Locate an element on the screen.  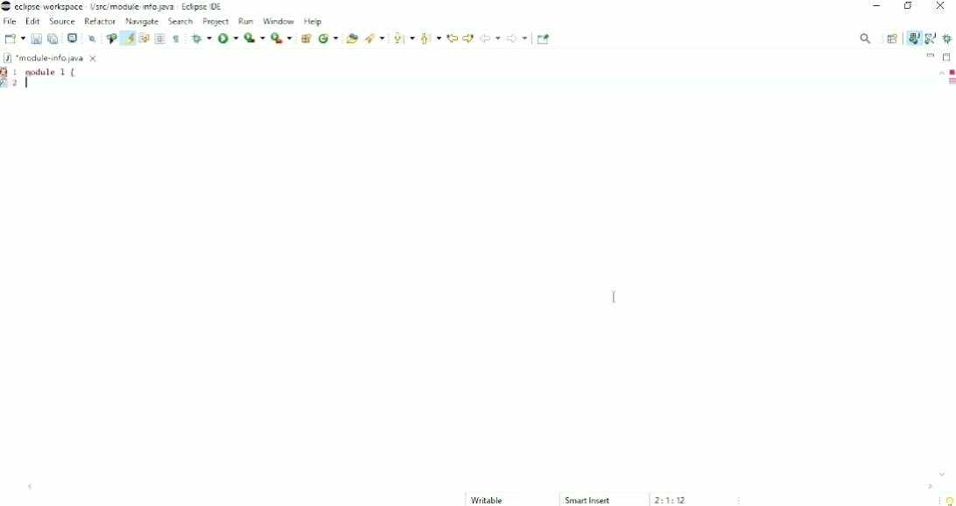
Restore down is located at coordinates (909, 8).